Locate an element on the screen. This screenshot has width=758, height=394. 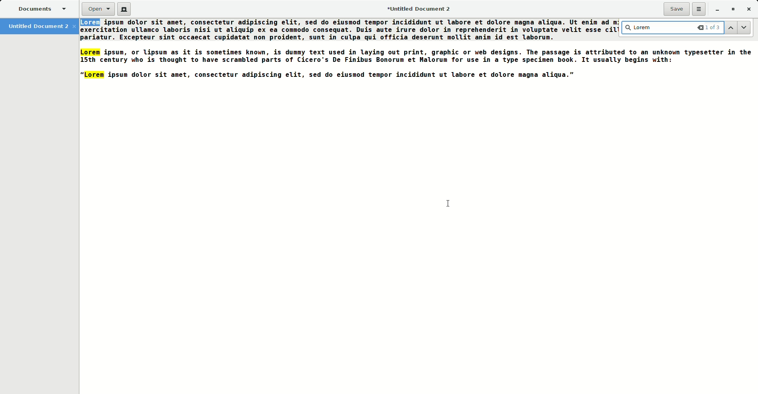
Close is located at coordinates (750, 9).